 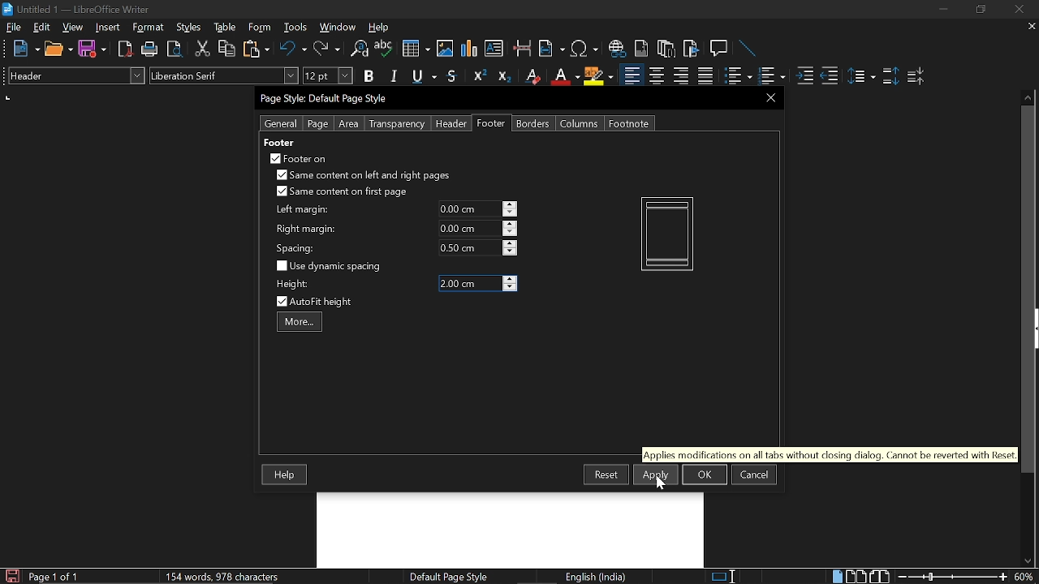 What do you see at coordinates (979, 10) in the screenshot?
I see `Restore down` at bounding box center [979, 10].